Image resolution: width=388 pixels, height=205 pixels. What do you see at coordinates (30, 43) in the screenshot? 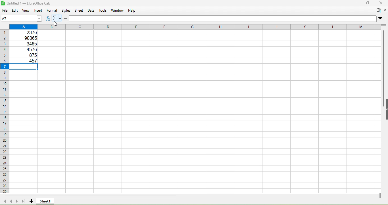
I see `3465` at bounding box center [30, 43].